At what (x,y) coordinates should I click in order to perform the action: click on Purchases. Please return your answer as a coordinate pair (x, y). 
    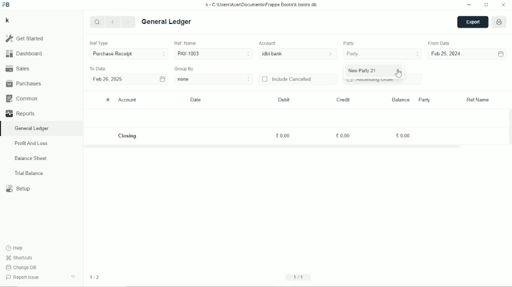
    Looking at the image, I should click on (23, 83).